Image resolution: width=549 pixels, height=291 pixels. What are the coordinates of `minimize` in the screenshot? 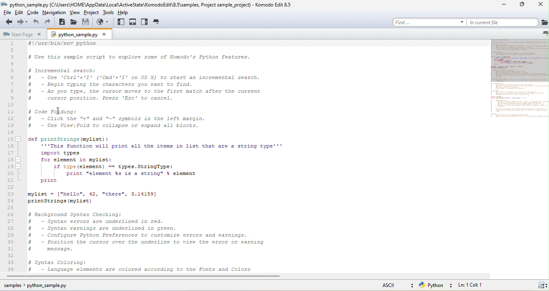 It's located at (503, 5).